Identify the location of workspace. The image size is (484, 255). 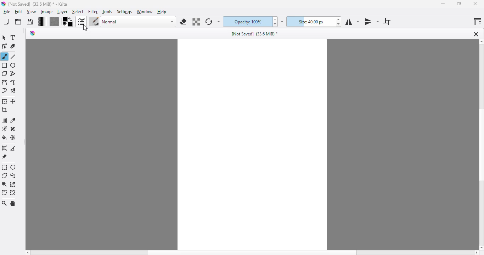
(253, 141).